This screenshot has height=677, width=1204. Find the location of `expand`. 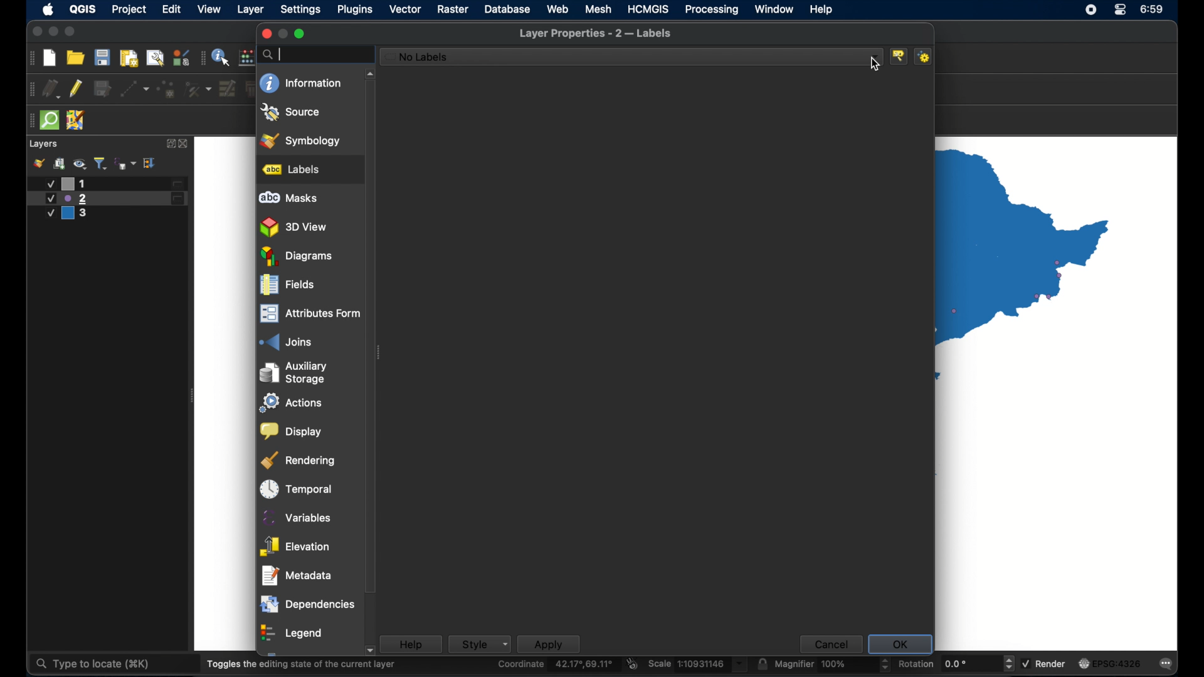

expand is located at coordinates (169, 144).